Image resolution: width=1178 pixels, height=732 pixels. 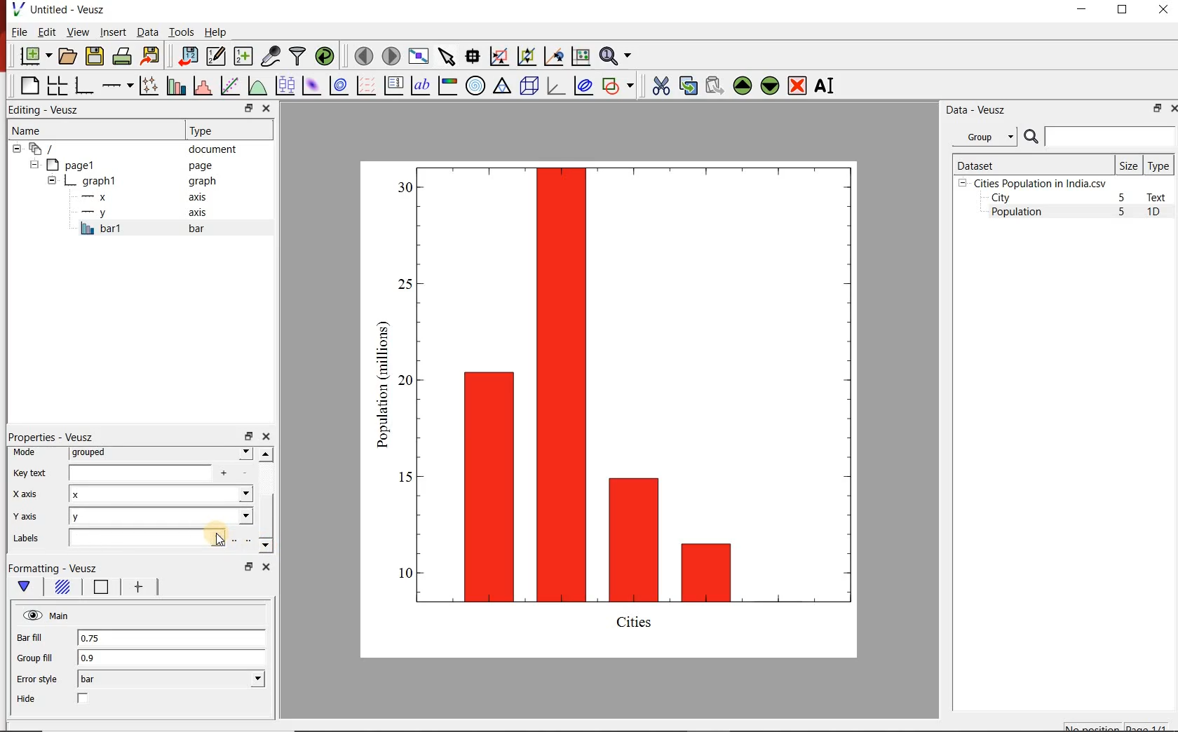 I want to click on Help, so click(x=217, y=32).